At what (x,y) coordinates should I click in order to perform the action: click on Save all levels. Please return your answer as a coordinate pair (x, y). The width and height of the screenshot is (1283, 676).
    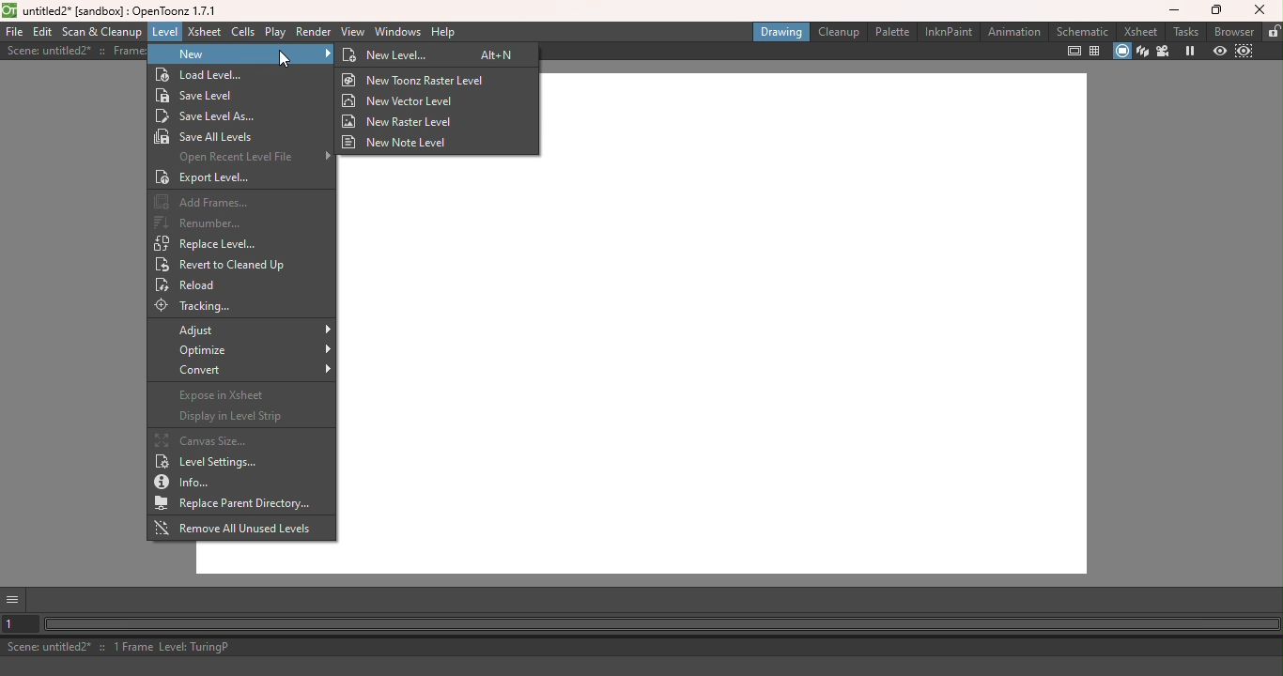
    Looking at the image, I should click on (208, 136).